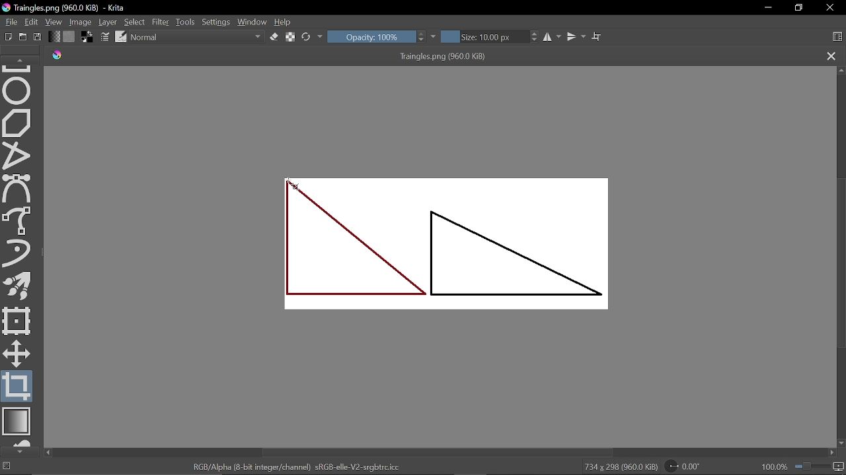  What do you see at coordinates (198, 38) in the screenshot?
I see `Normal` at bounding box center [198, 38].